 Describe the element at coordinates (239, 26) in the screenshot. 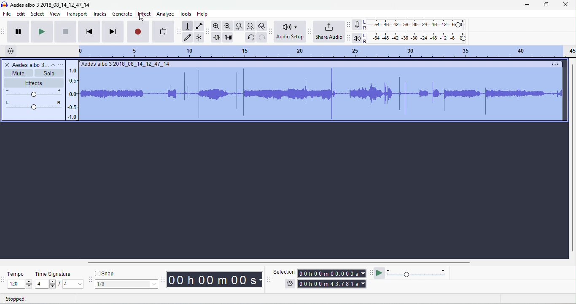

I see `fit track to width` at that location.